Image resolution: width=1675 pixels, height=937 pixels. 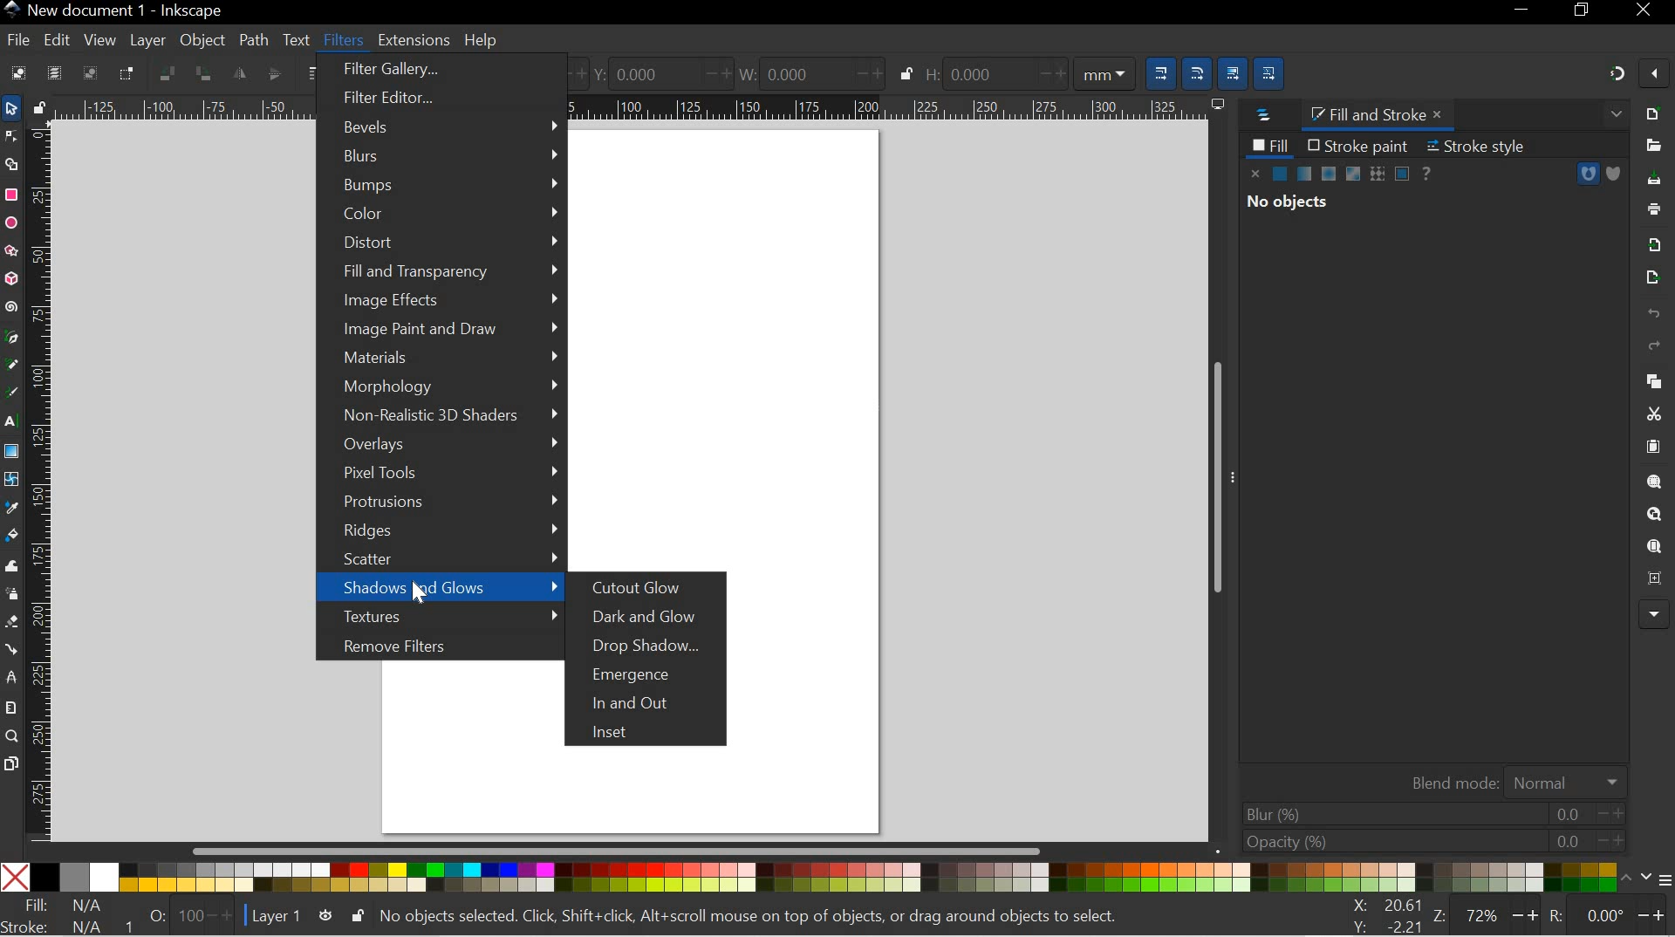 What do you see at coordinates (1158, 71) in the screenshot?
I see `SCALING OBJECTS` at bounding box center [1158, 71].